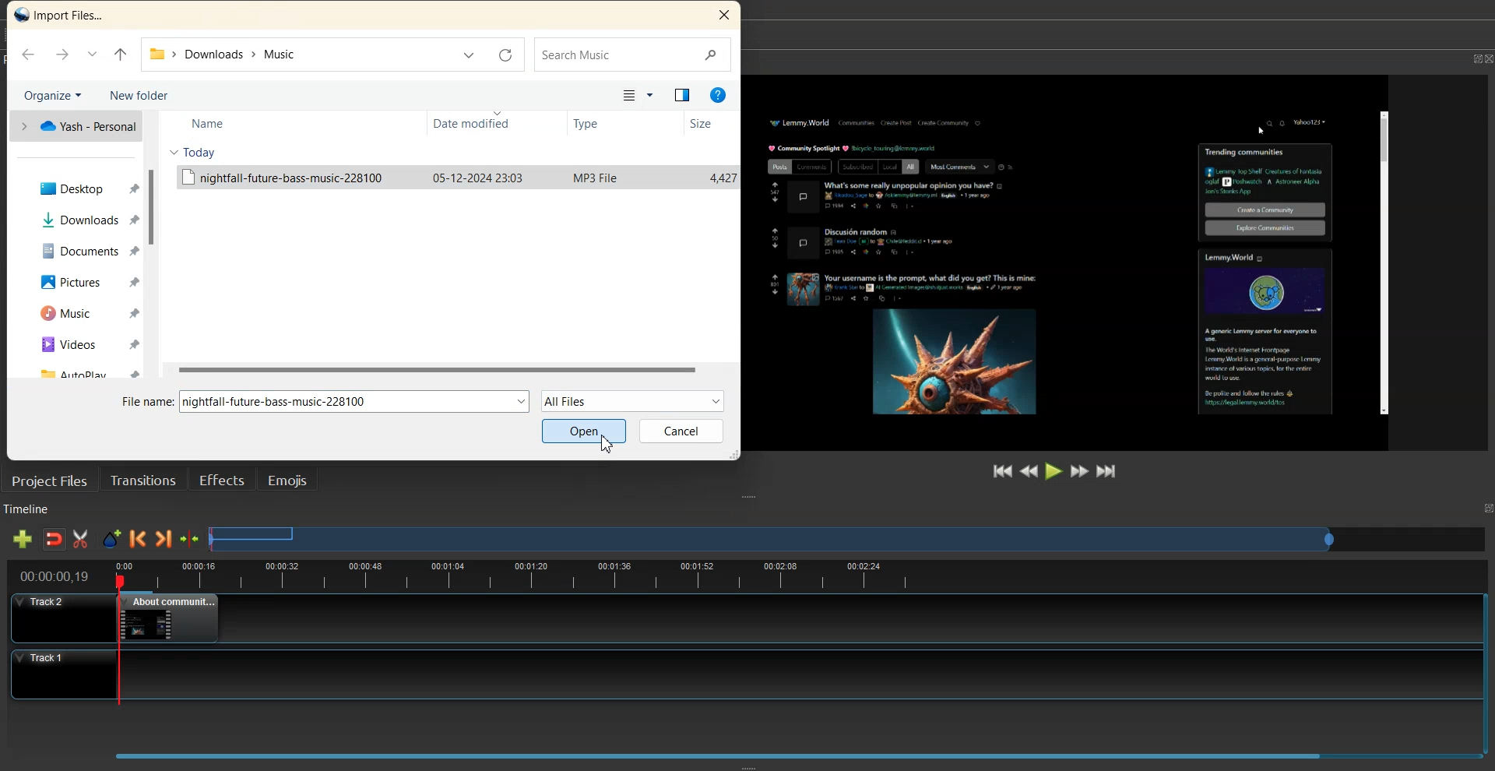 Image resolution: width=1495 pixels, height=771 pixels. What do you see at coordinates (612, 122) in the screenshot?
I see `Type` at bounding box center [612, 122].